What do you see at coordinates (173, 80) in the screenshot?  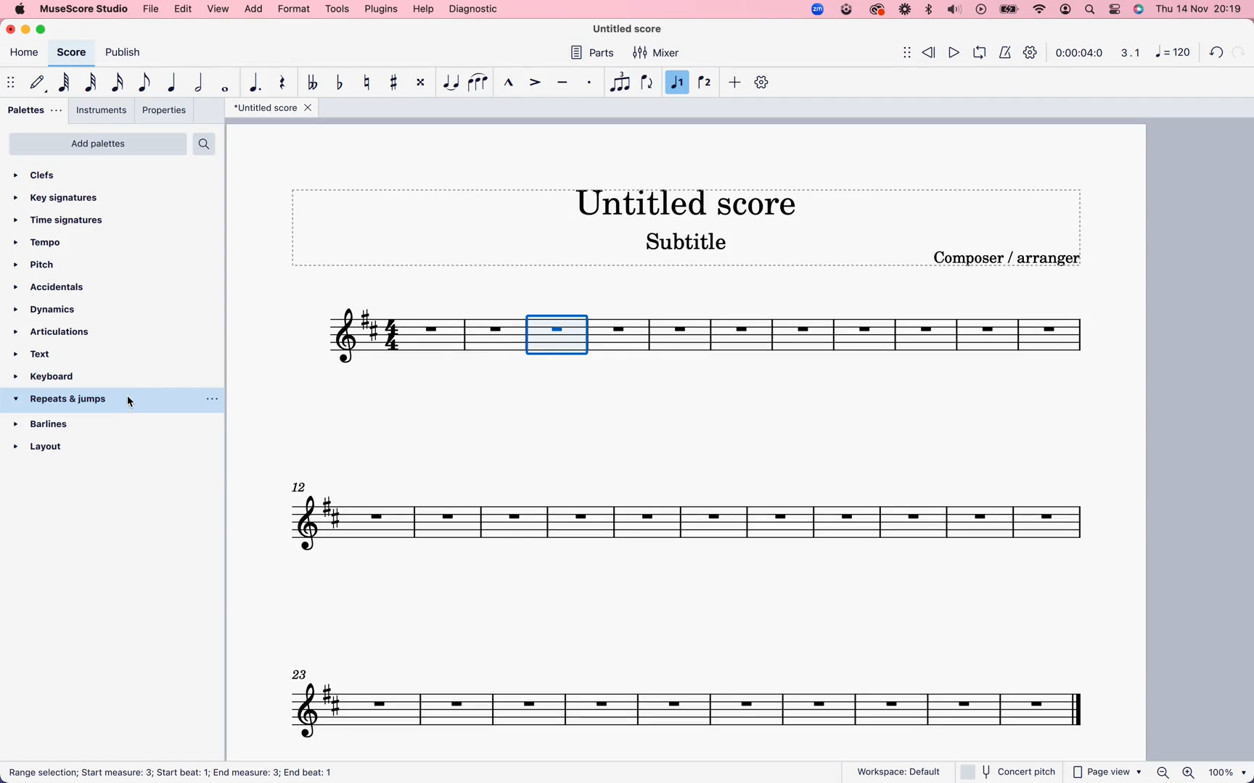 I see `quarter note` at bounding box center [173, 80].